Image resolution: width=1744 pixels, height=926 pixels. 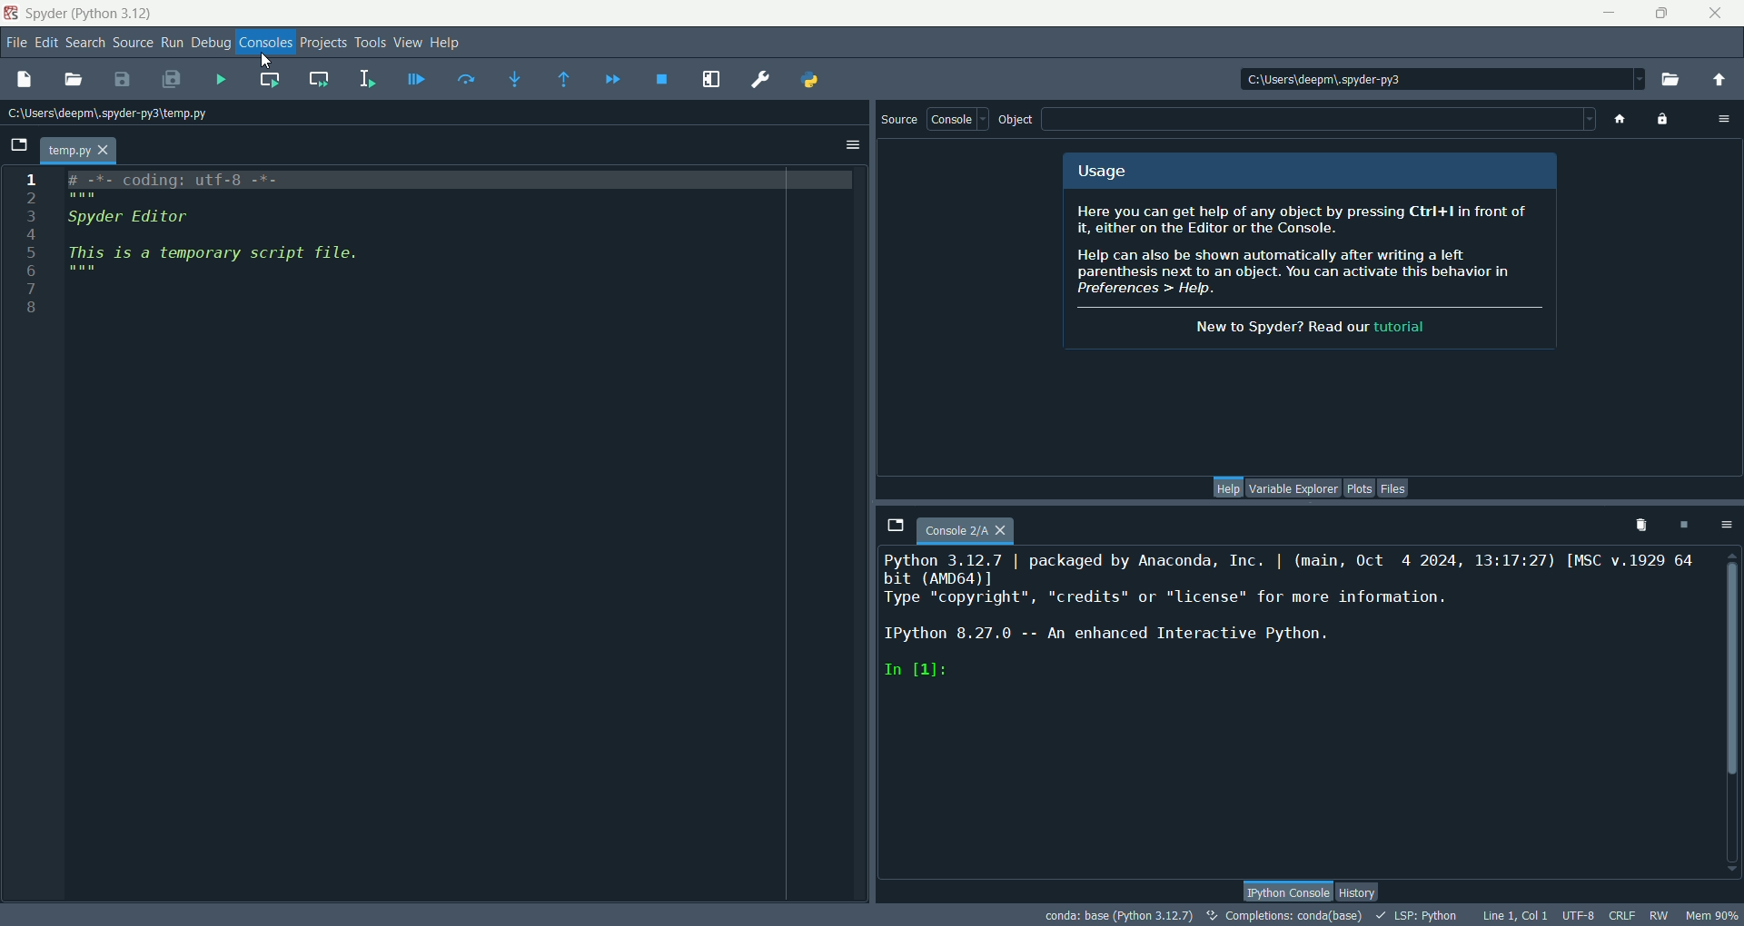 I want to click on options, so click(x=1728, y=526).